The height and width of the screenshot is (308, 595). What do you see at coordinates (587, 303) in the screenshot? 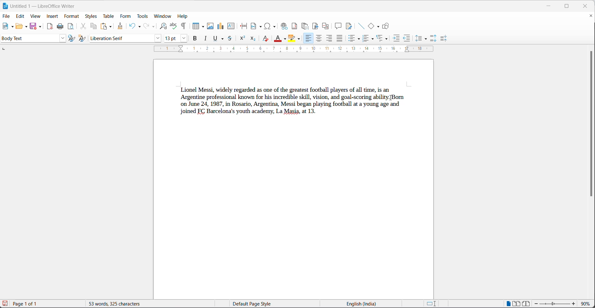
I see `zoom percentage` at bounding box center [587, 303].